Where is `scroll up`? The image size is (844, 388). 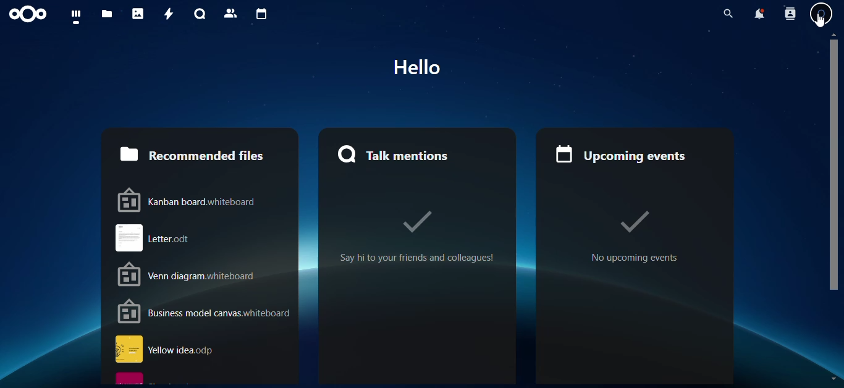 scroll up is located at coordinates (833, 34).